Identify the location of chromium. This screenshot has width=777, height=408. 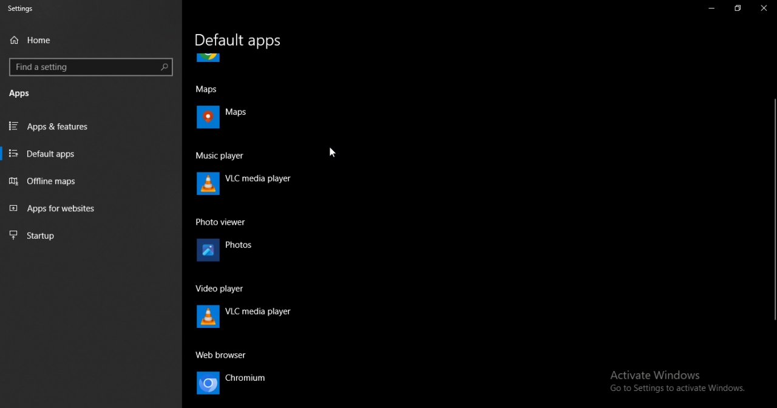
(234, 384).